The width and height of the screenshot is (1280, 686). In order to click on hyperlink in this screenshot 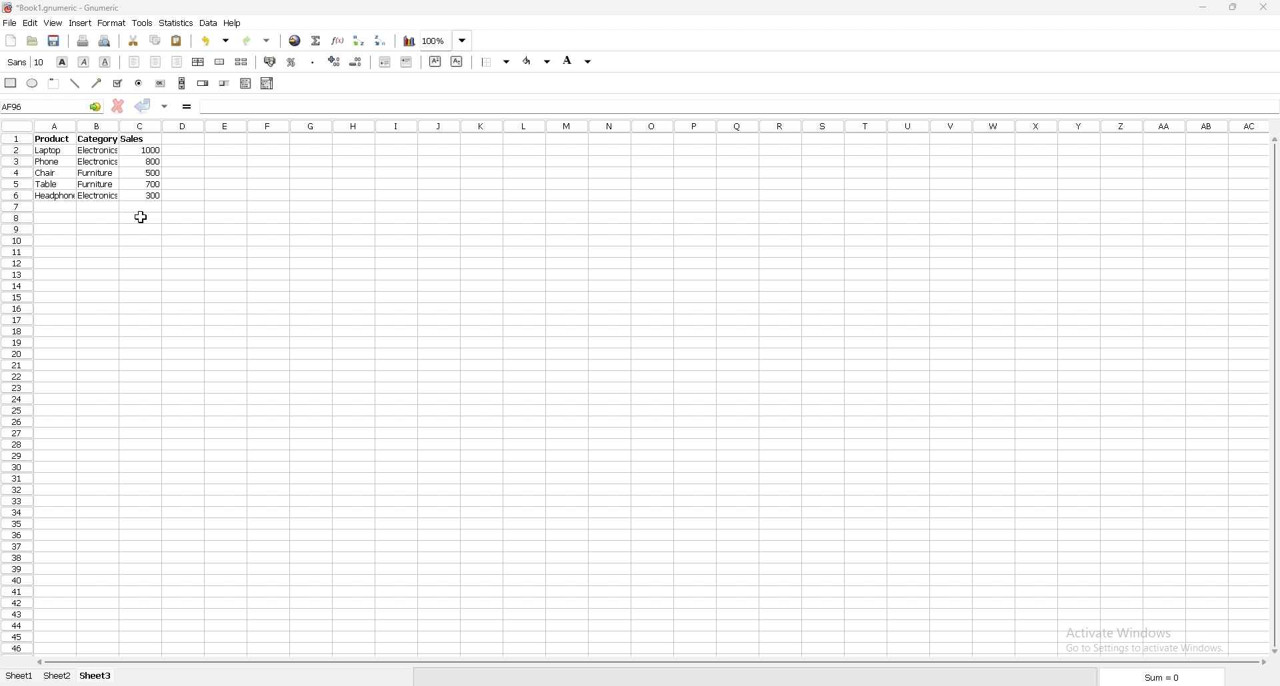, I will do `click(296, 41)`.